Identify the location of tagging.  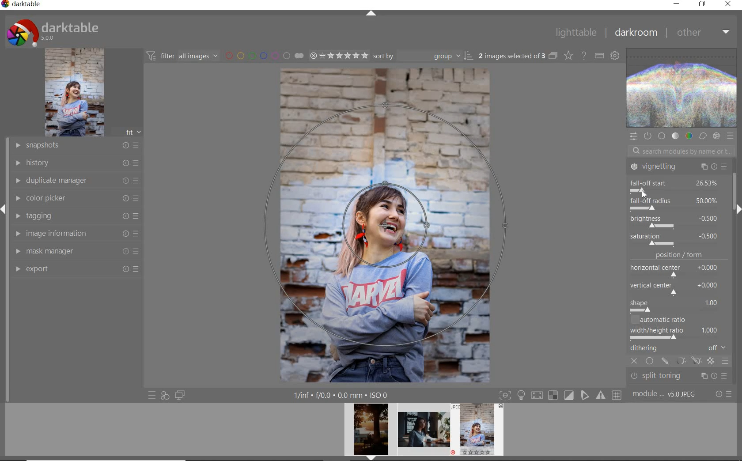
(74, 215).